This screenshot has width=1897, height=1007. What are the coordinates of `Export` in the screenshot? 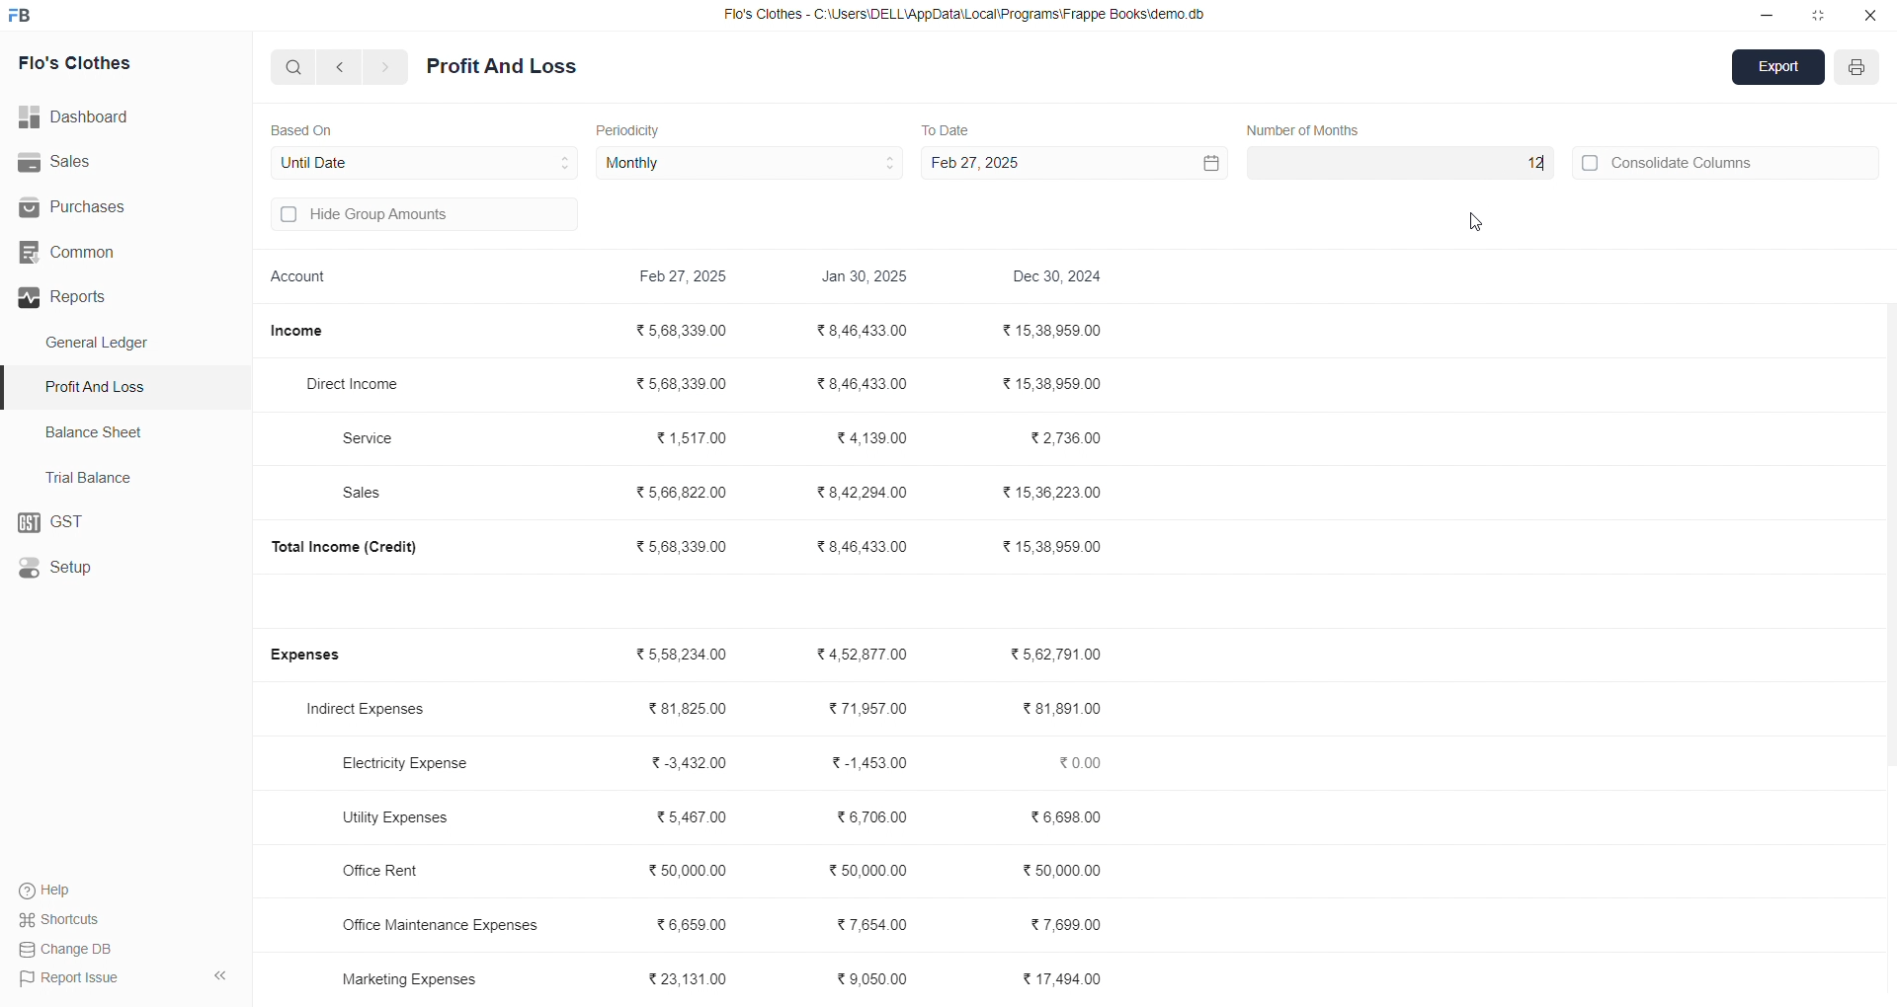 It's located at (1779, 69).